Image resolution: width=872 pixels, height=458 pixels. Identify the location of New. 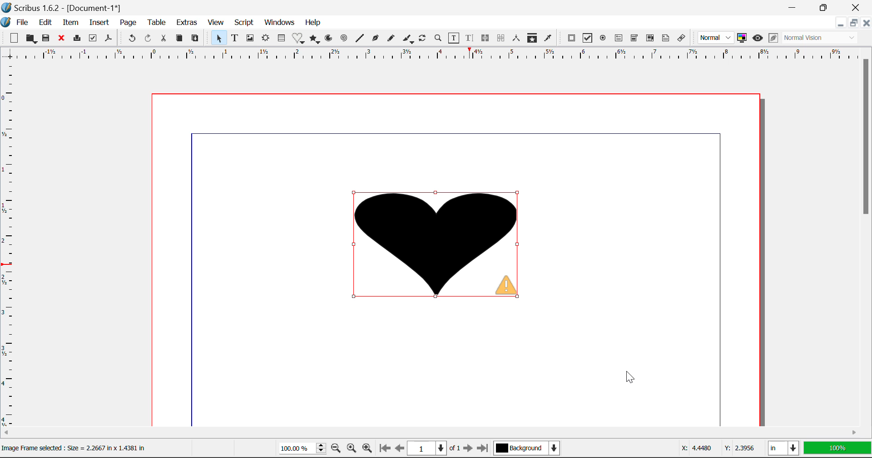
(14, 39).